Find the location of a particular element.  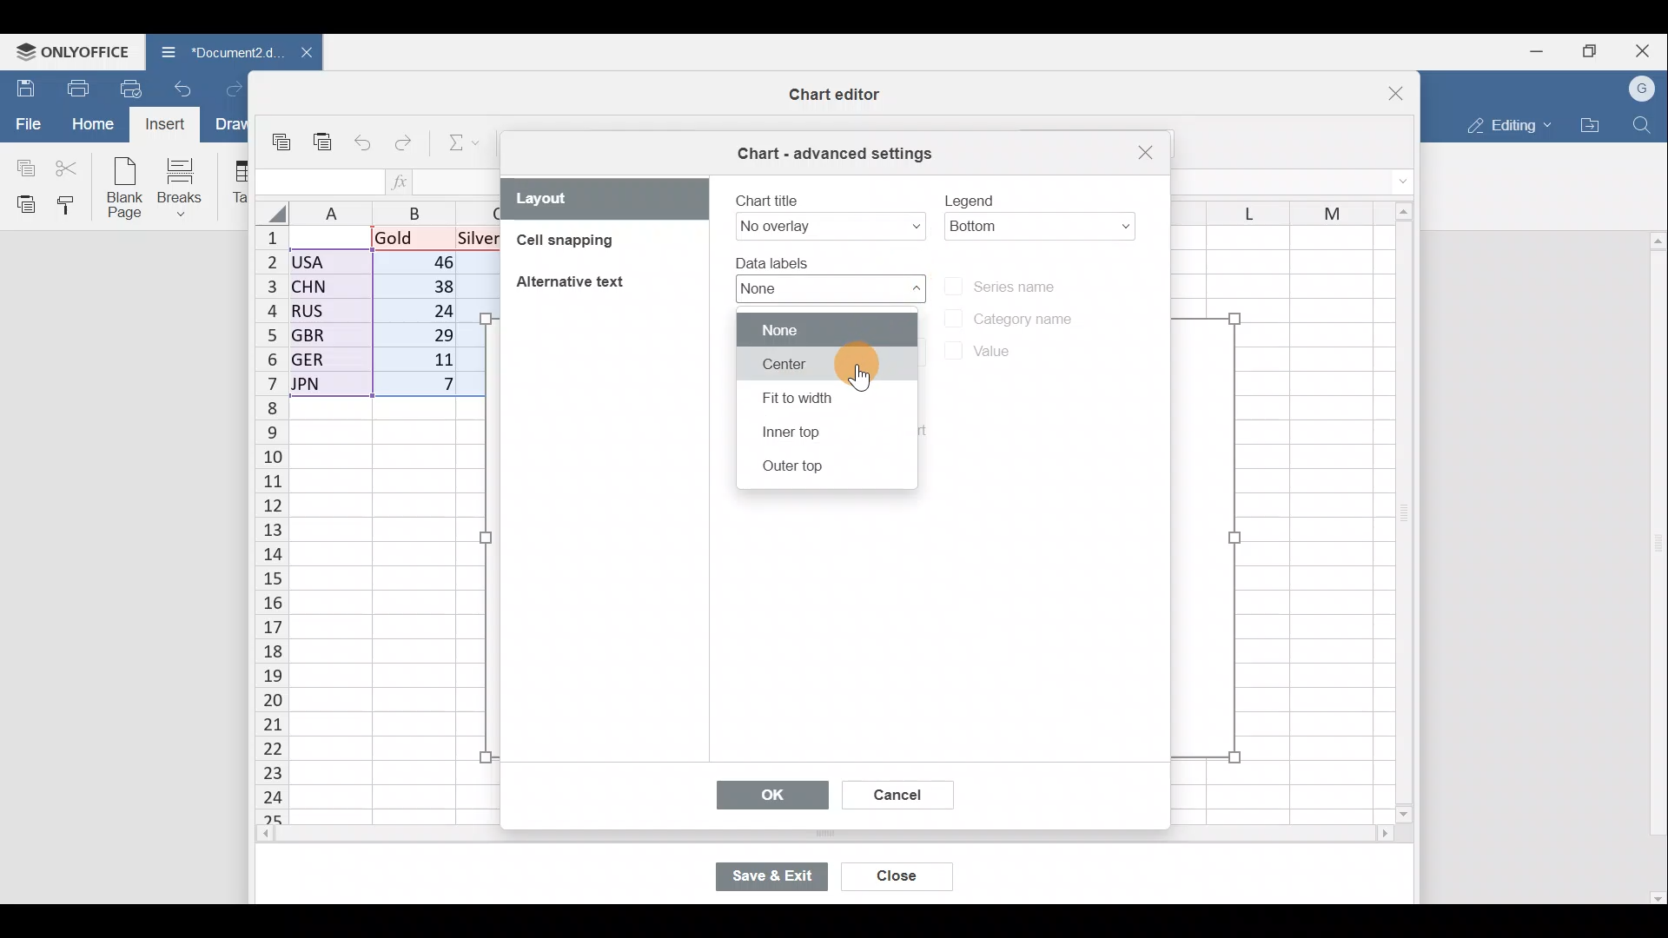

Columns is located at coordinates (397, 210).